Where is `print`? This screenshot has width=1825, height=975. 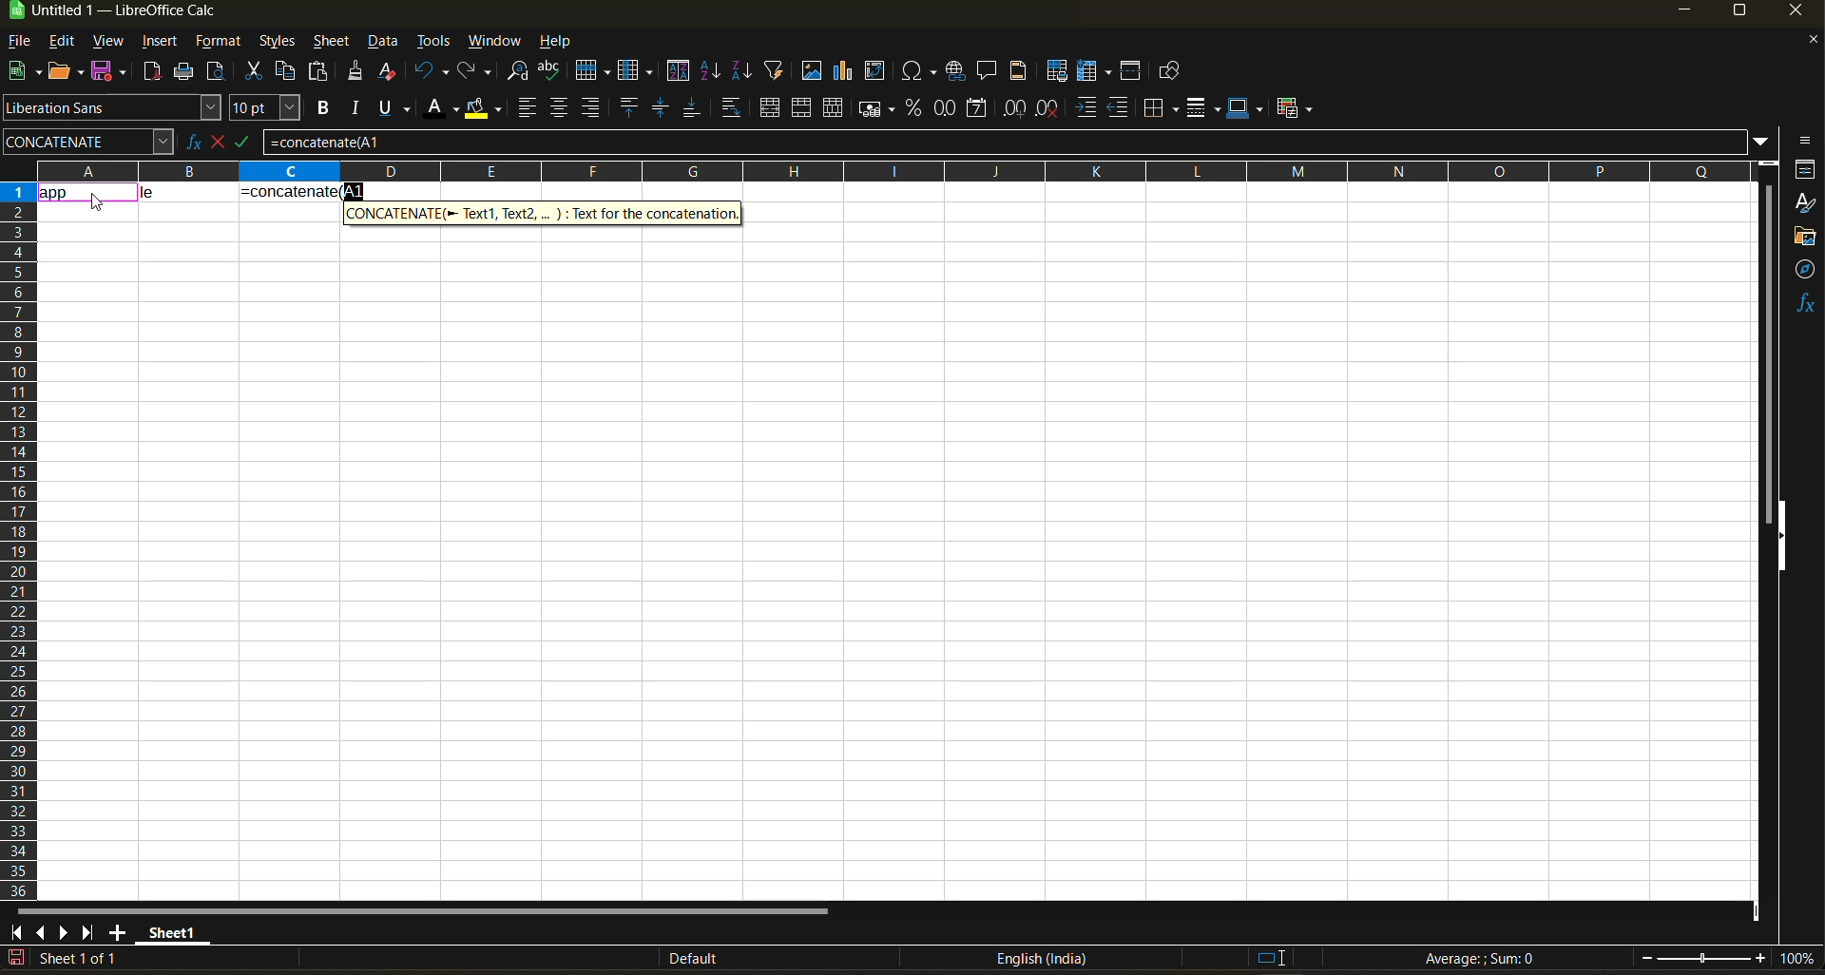 print is located at coordinates (183, 72).